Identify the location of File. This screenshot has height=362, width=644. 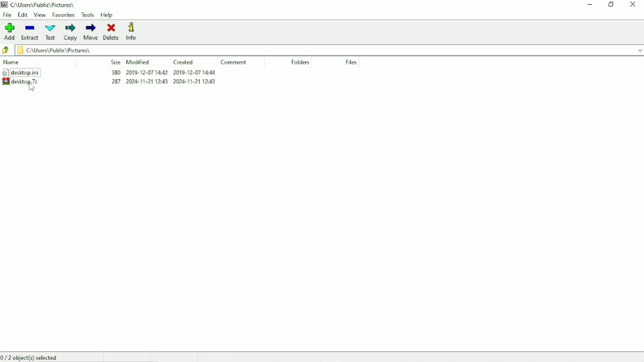
(7, 15).